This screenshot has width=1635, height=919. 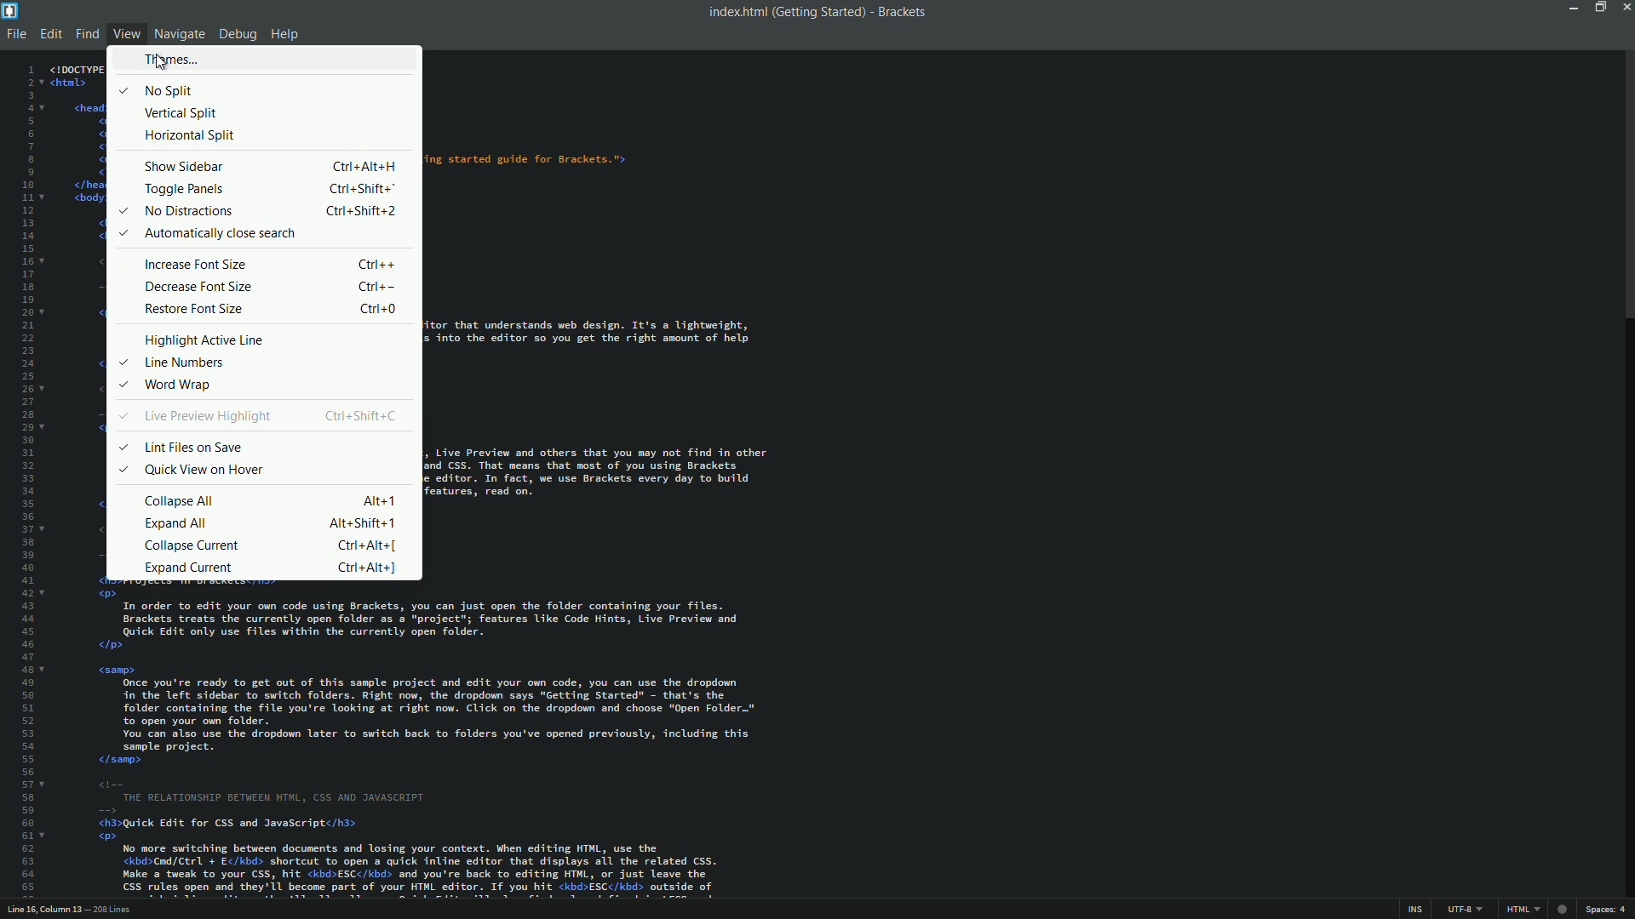 What do you see at coordinates (192, 544) in the screenshot?
I see `collapse current` at bounding box center [192, 544].